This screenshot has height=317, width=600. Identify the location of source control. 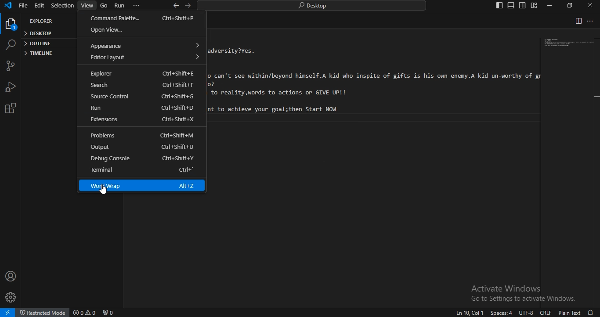
(10, 65).